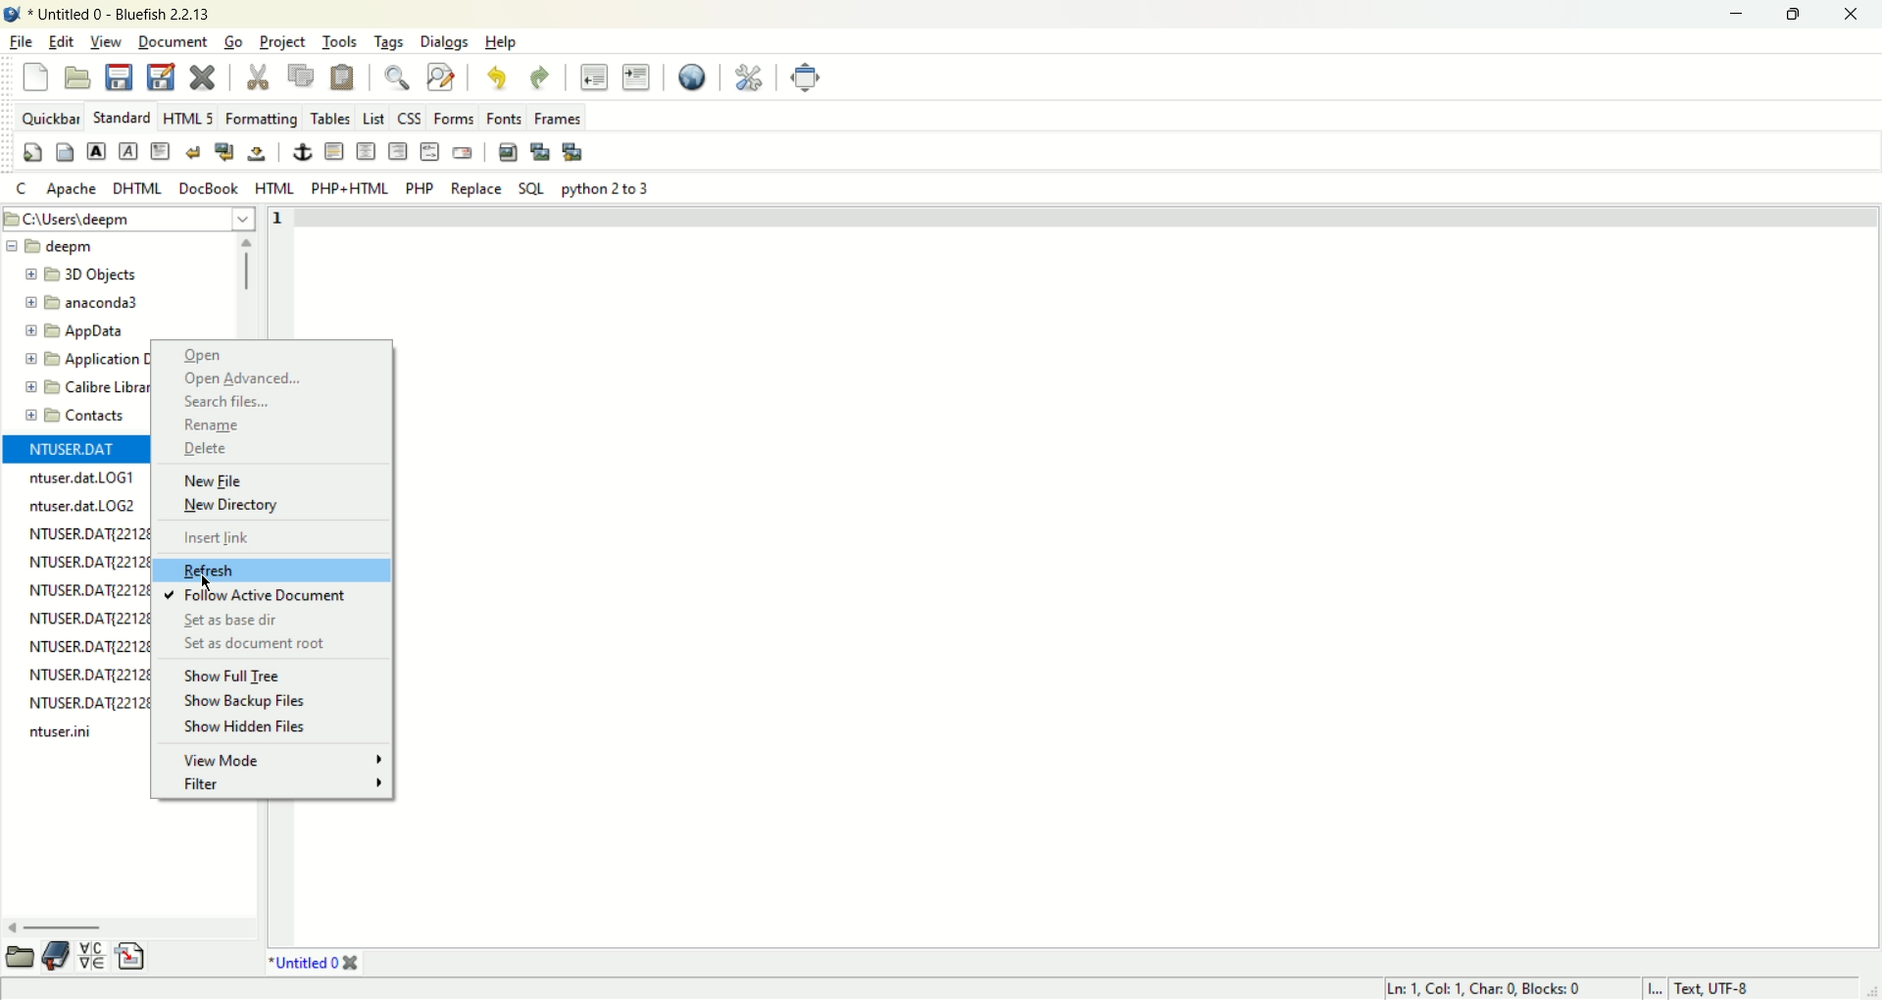 The height and width of the screenshot is (1000, 1882). I want to click on NTUSER.DATI22128aa30-2361-11ee-¢, so click(89, 672).